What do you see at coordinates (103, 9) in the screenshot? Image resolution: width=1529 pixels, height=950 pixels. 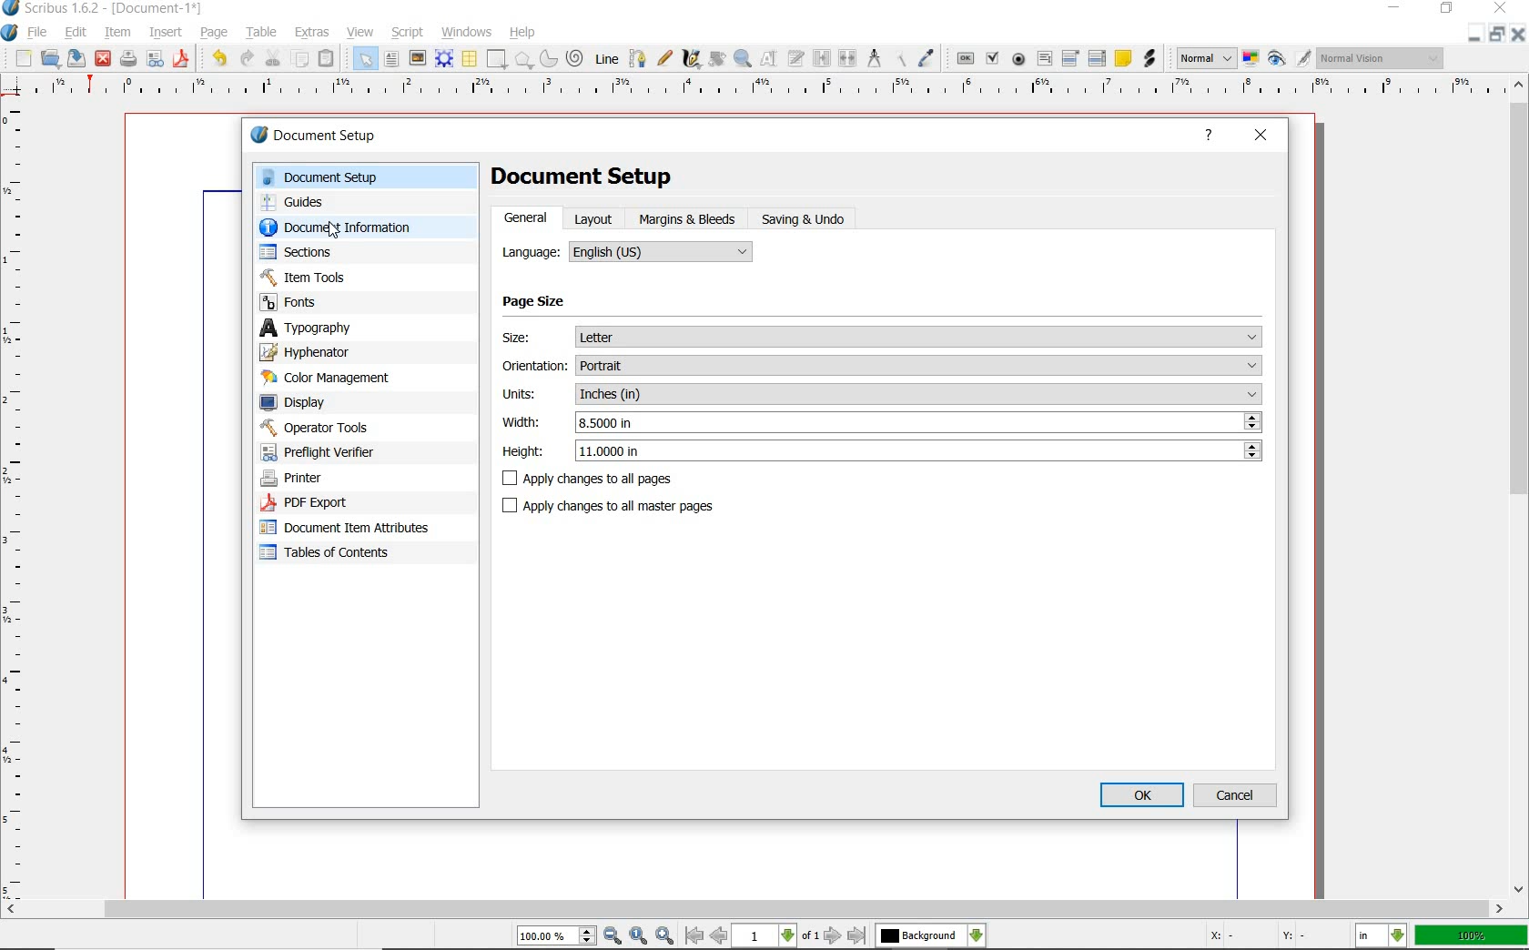 I see `system name` at bounding box center [103, 9].